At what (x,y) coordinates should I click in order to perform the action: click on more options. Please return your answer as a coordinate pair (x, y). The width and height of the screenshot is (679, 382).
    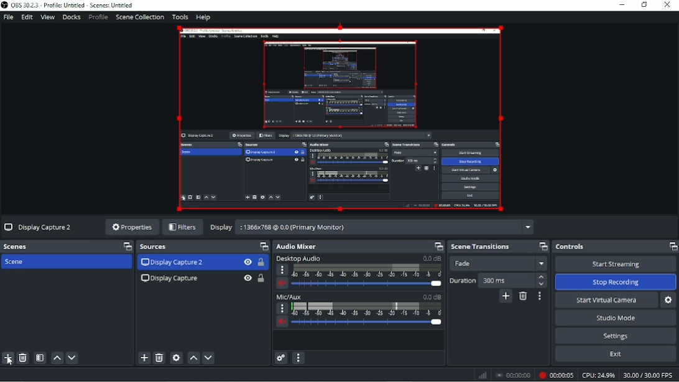
    Looking at the image, I should click on (282, 270).